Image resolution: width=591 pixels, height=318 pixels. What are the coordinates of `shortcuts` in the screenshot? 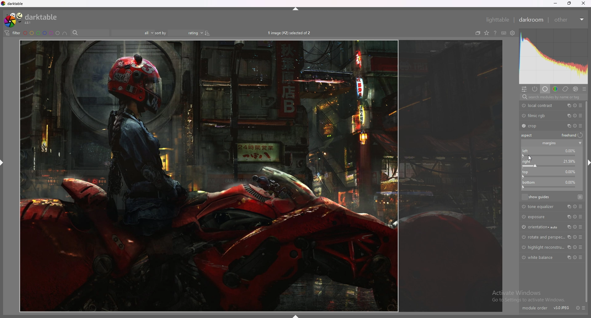 It's located at (504, 33).